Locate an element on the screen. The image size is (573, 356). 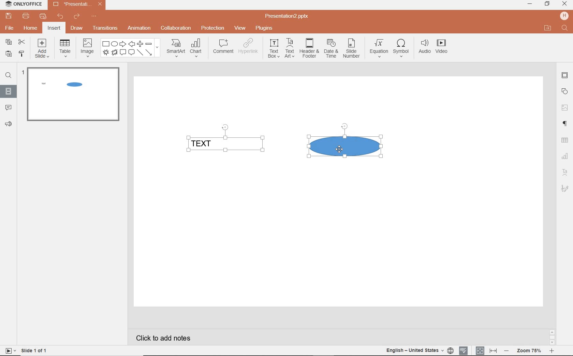
SLIDE 1 OF 1 is located at coordinates (27, 350).